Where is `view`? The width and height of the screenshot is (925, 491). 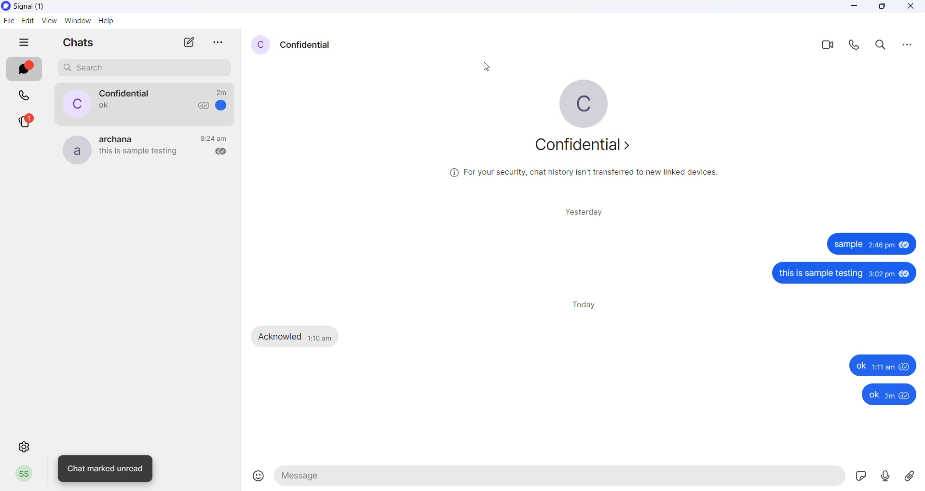 view is located at coordinates (49, 20).